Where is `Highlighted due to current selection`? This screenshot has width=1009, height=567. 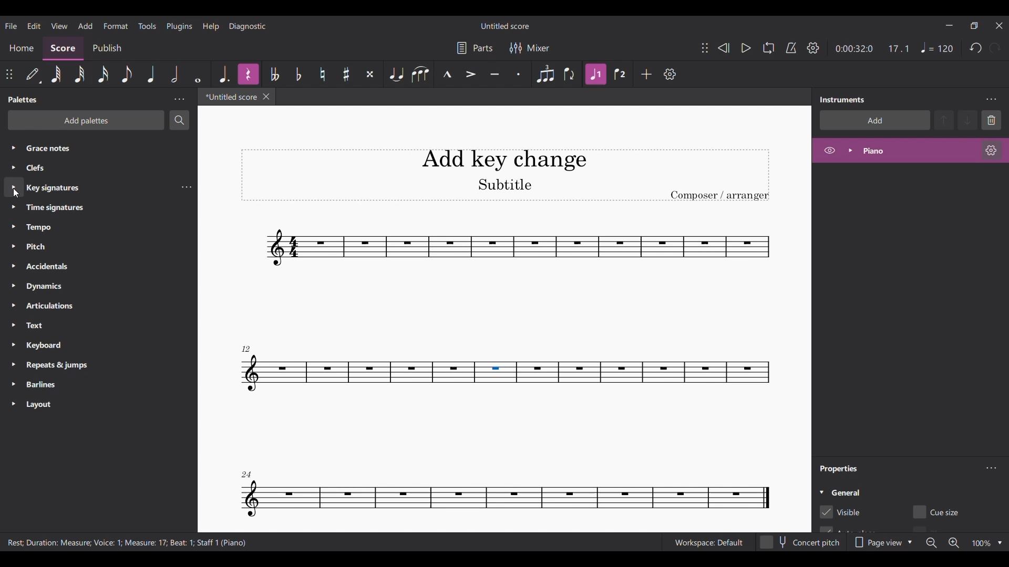
Highlighted due to current selection is located at coordinates (248, 74).